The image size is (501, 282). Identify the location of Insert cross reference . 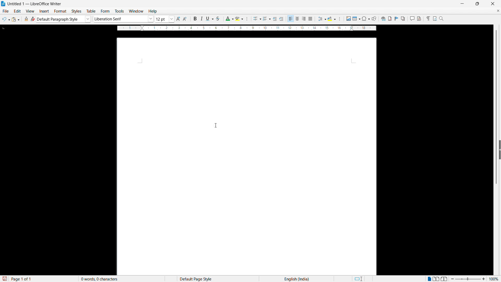
(403, 19).